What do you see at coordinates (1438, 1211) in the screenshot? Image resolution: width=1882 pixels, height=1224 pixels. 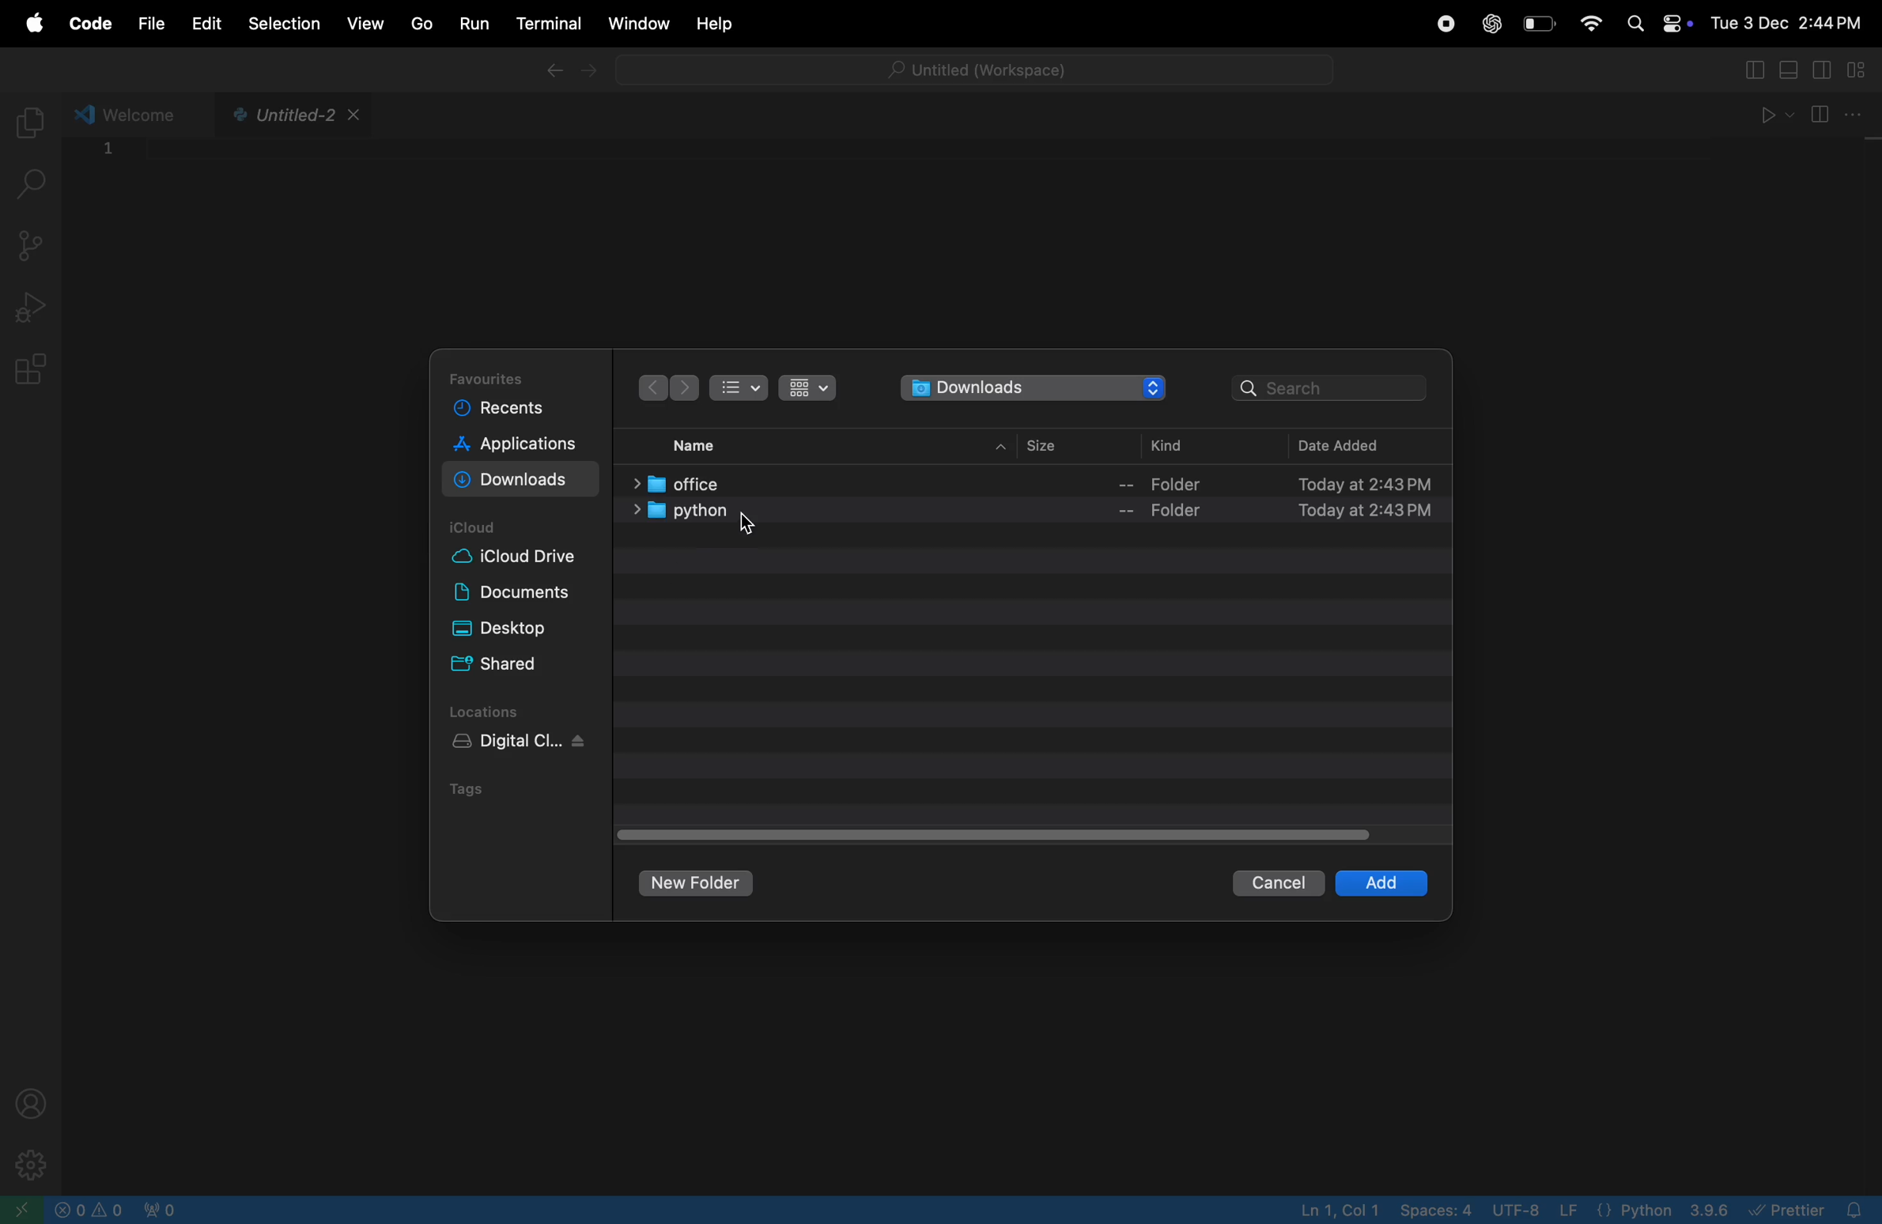 I see `space 4` at bounding box center [1438, 1211].